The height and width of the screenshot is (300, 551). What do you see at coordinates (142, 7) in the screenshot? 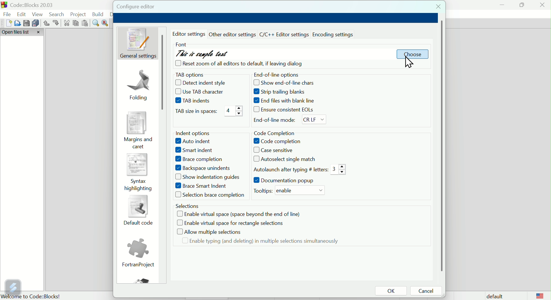
I see `Configure editor` at bounding box center [142, 7].